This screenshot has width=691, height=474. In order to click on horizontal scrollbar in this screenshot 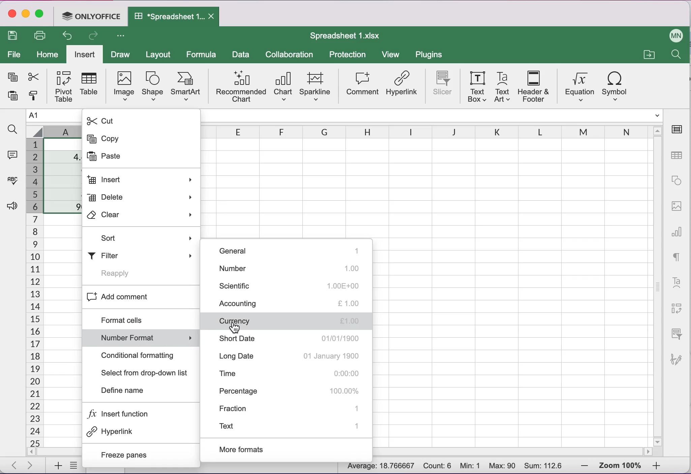, I will do `click(511, 453)`.